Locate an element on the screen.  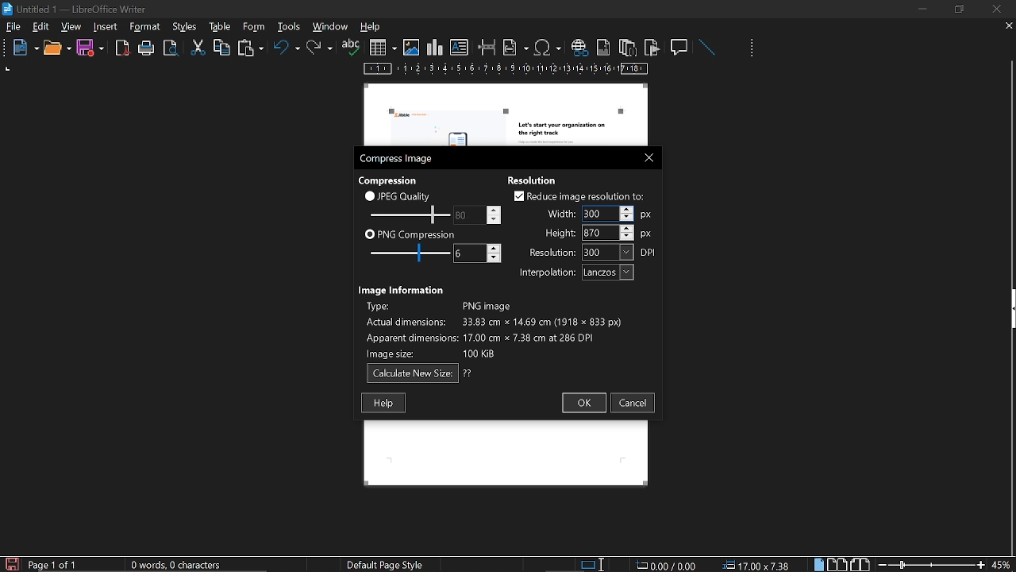
word count is located at coordinates (182, 565).